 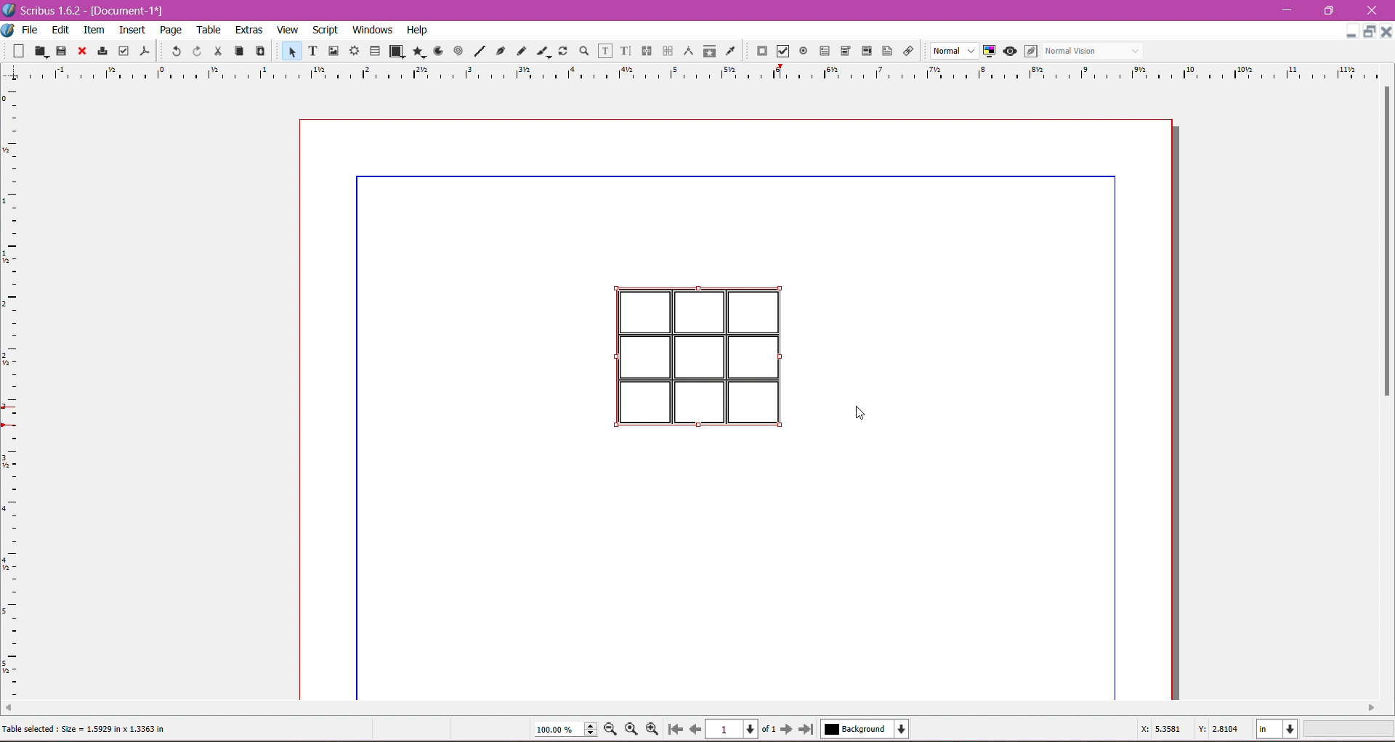 I want to click on Checkbox, so click(x=781, y=52).